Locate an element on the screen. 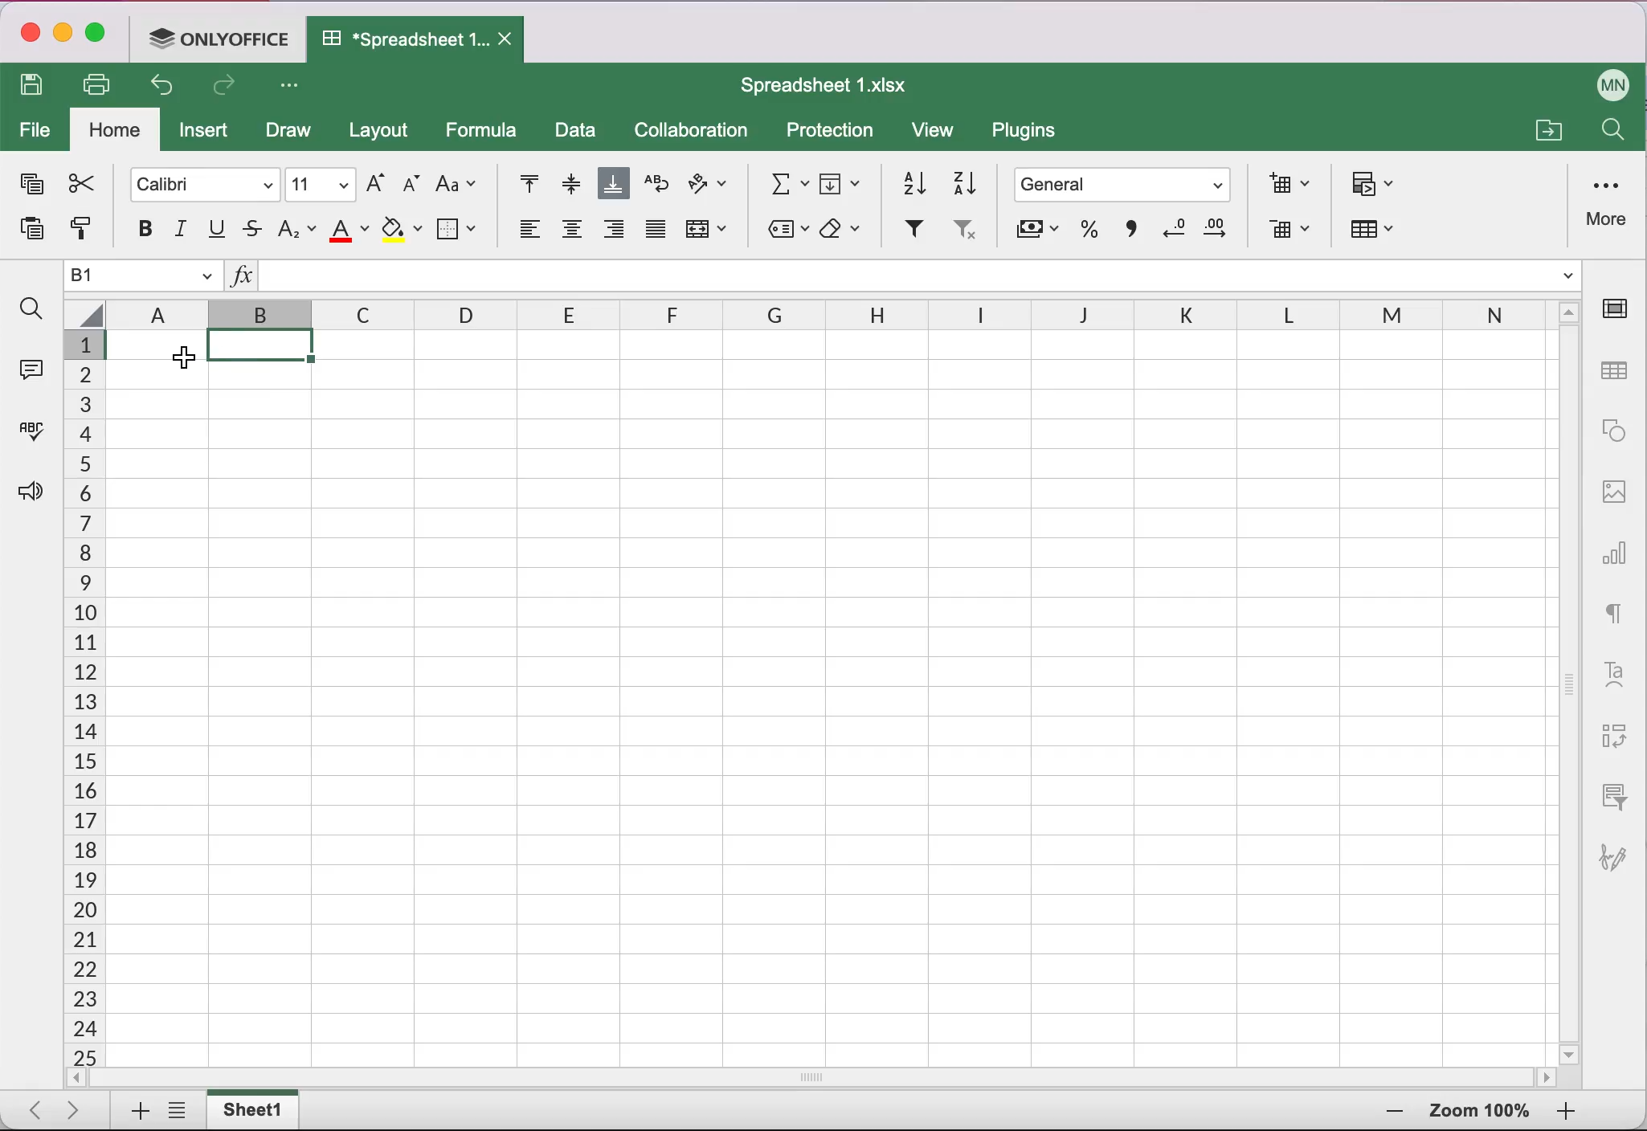 The width and height of the screenshot is (1647, 1131). zoom in is located at coordinates (1390, 1113).